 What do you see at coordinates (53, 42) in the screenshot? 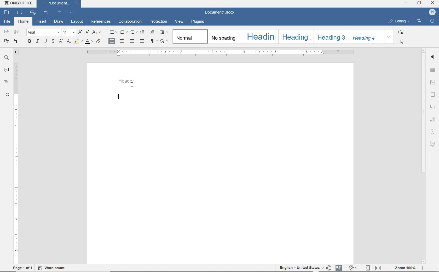
I see `strikethrough` at bounding box center [53, 42].